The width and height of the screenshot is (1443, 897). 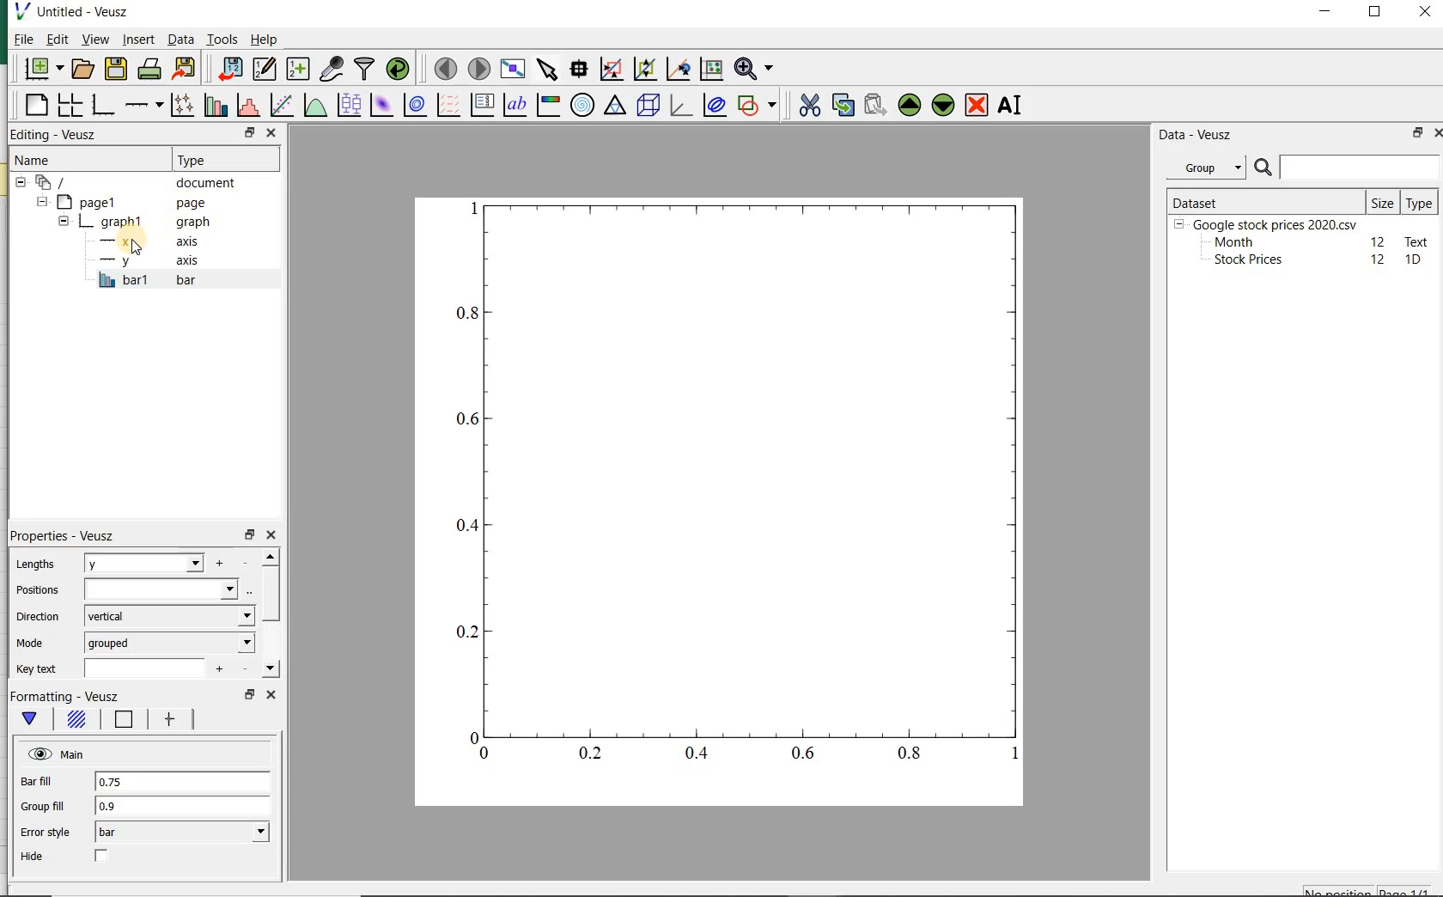 What do you see at coordinates (332, 70) in the screenshot?
I see `capture remote data` at bounding box center [332, 70].